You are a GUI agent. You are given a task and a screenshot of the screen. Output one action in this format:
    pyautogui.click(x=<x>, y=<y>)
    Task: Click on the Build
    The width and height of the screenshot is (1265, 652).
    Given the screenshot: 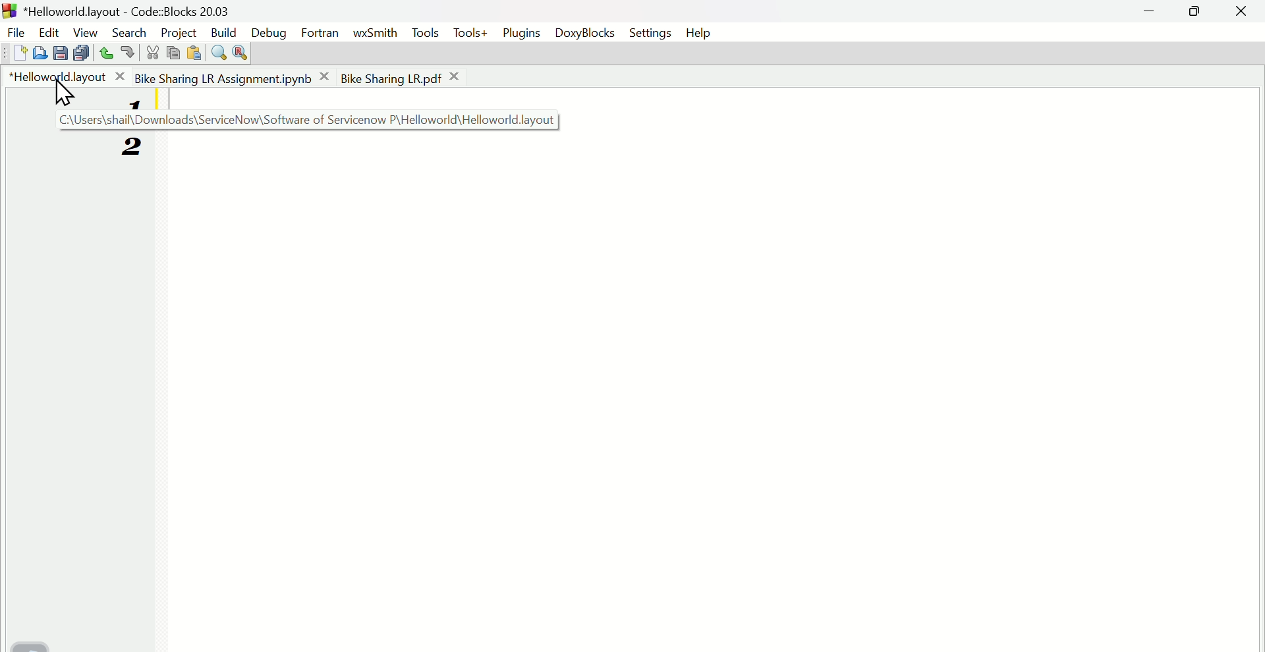 What is the action you would take?
    pyautogui.click(x=223, y=30)
    